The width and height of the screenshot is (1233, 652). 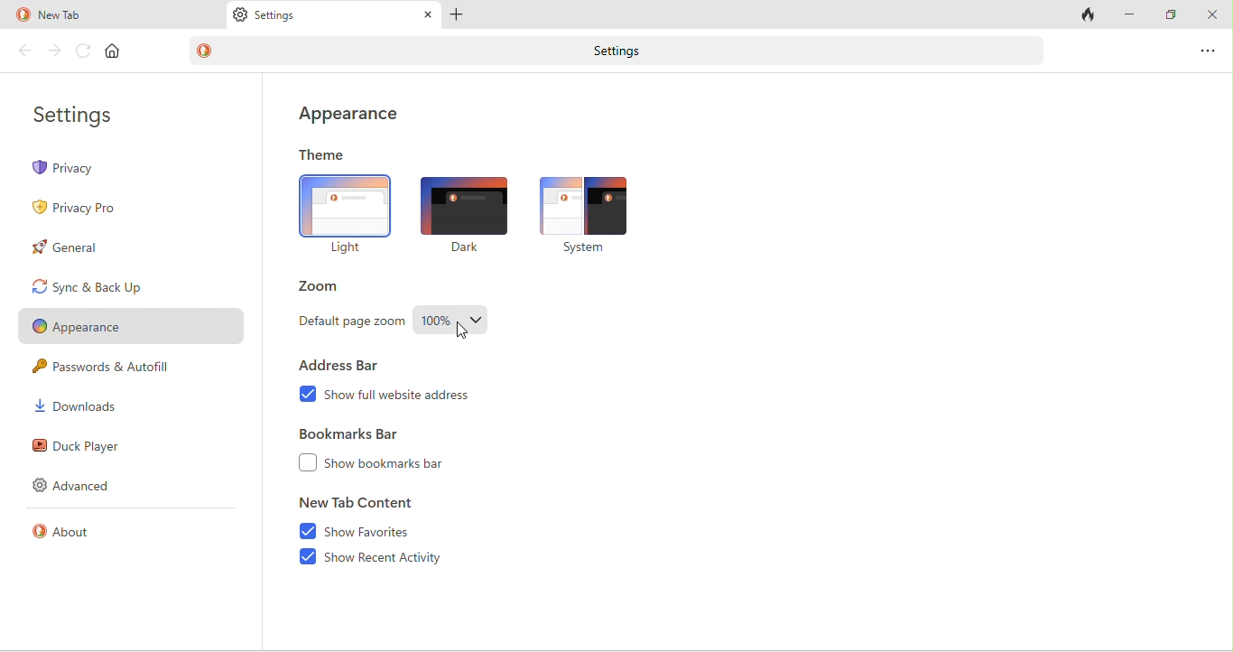 I want to click on close, so click(x=1212, y=16).